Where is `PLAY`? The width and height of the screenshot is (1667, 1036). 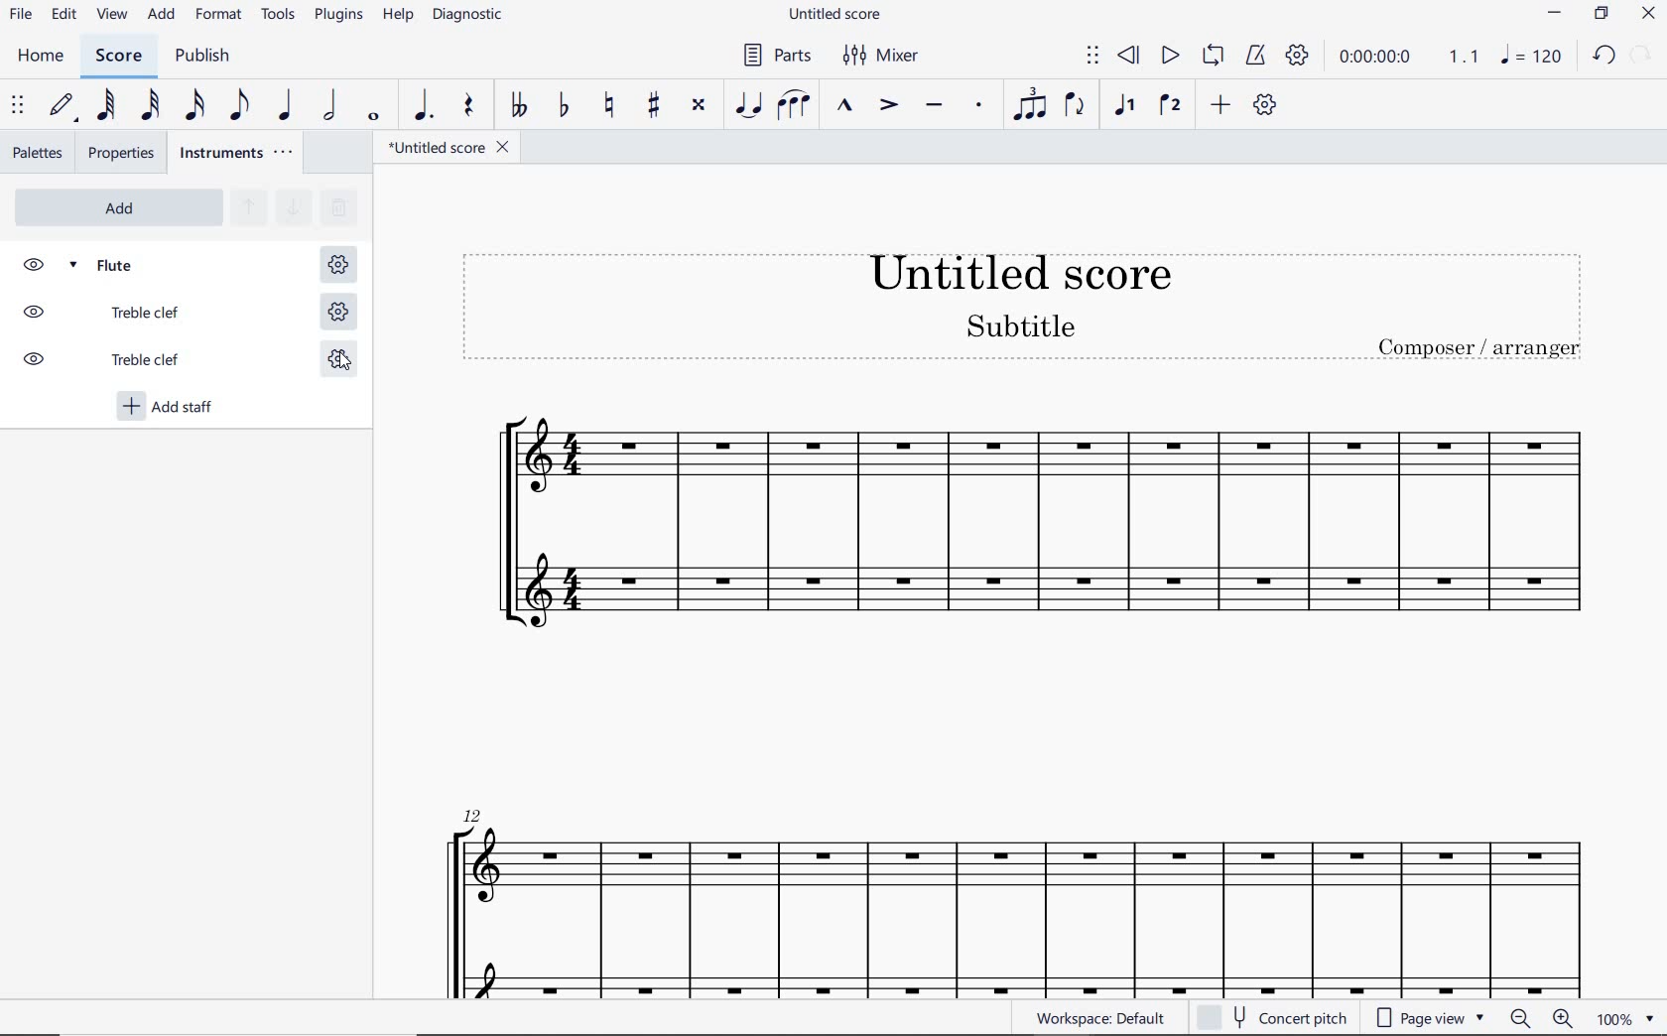 PLAY is located at coordinates (1169, 57).